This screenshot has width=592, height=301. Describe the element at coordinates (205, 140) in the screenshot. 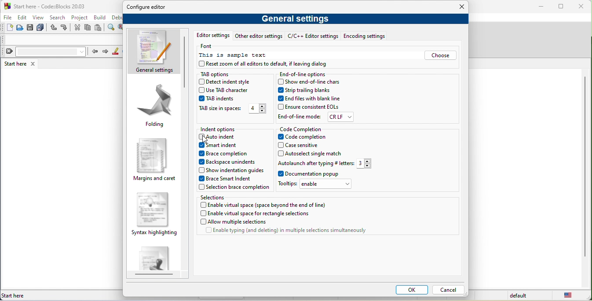

I see `cursor movement` at that location.